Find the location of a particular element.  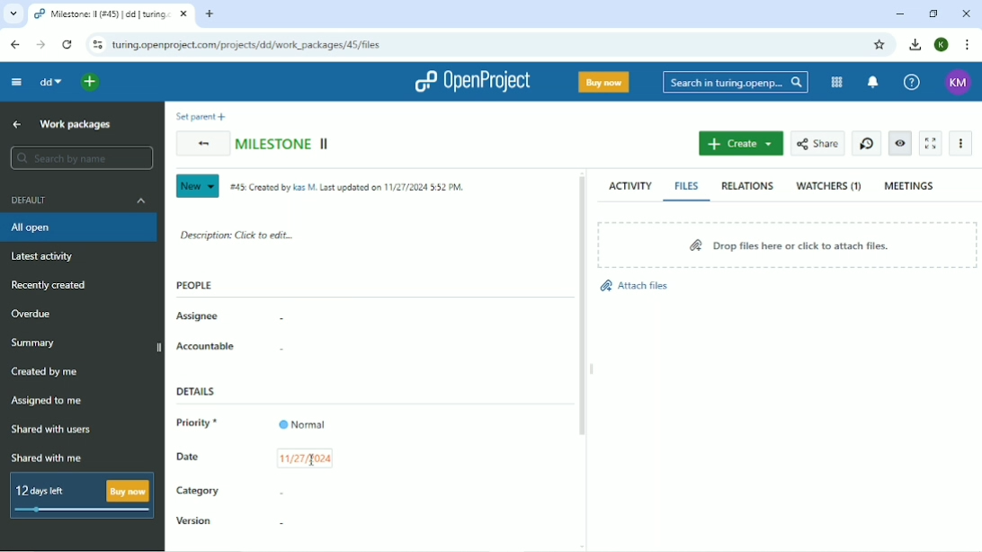

Files is located at coordinates (687, 185).